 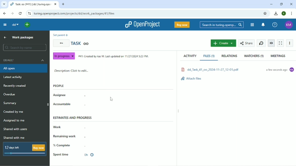 I want to click on Latest activity, so click(x=14, y=78).